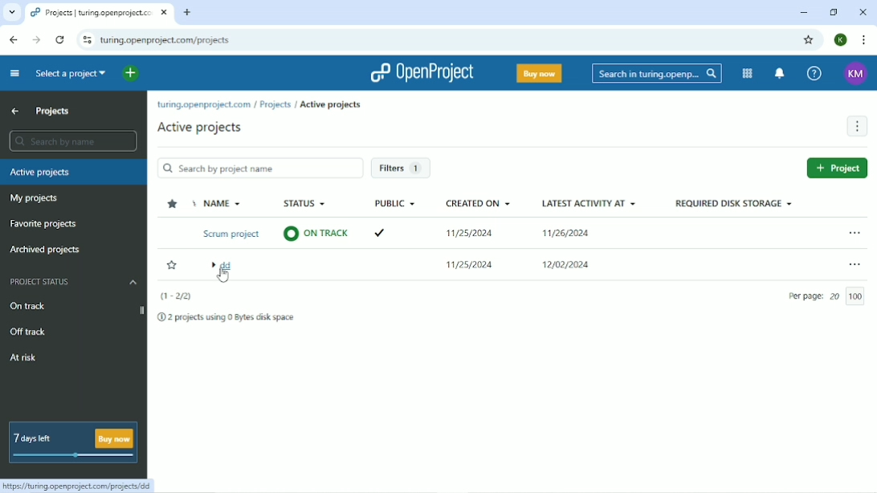 This screenshot has height=493, width=877. I want to click on Project, so click(838, 168).